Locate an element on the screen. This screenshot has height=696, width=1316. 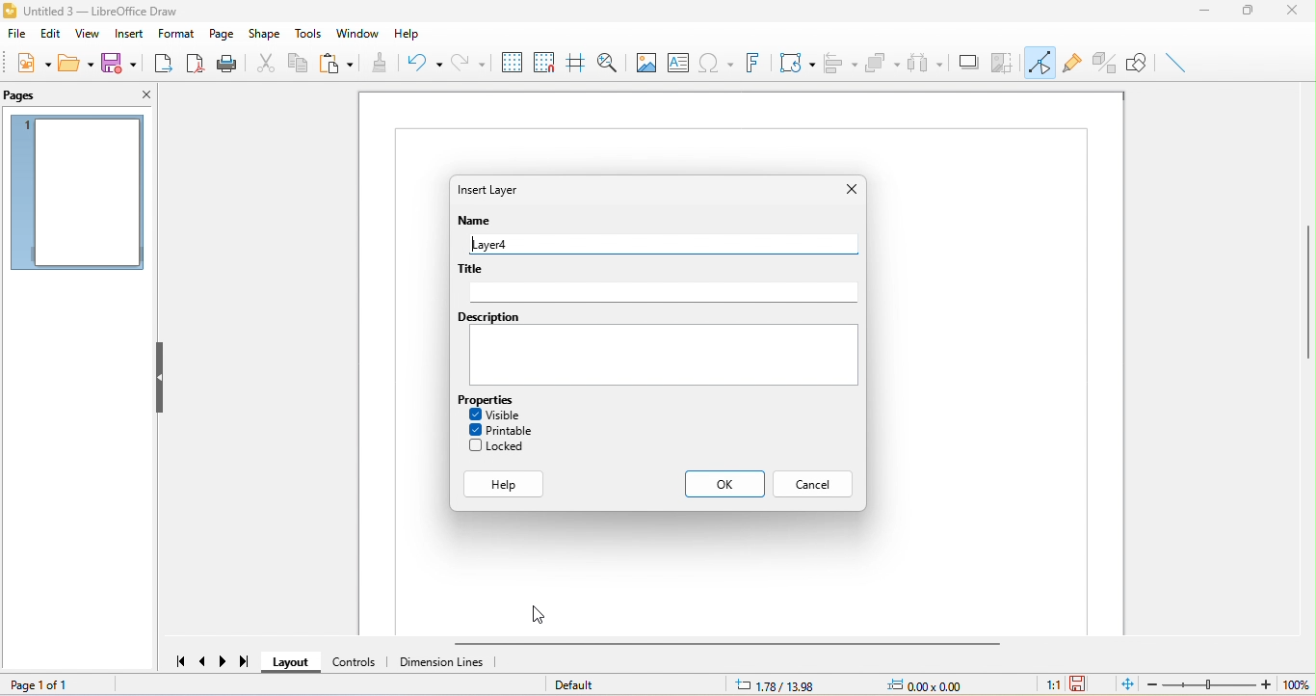
copy is located at coordinates (299, 63).